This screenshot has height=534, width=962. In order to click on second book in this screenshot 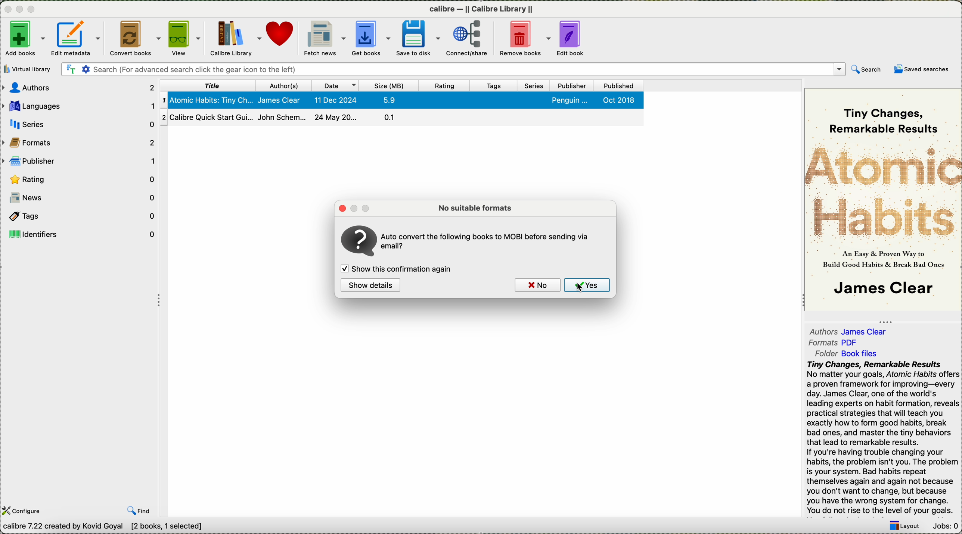, I will do `click(402, 119)`.